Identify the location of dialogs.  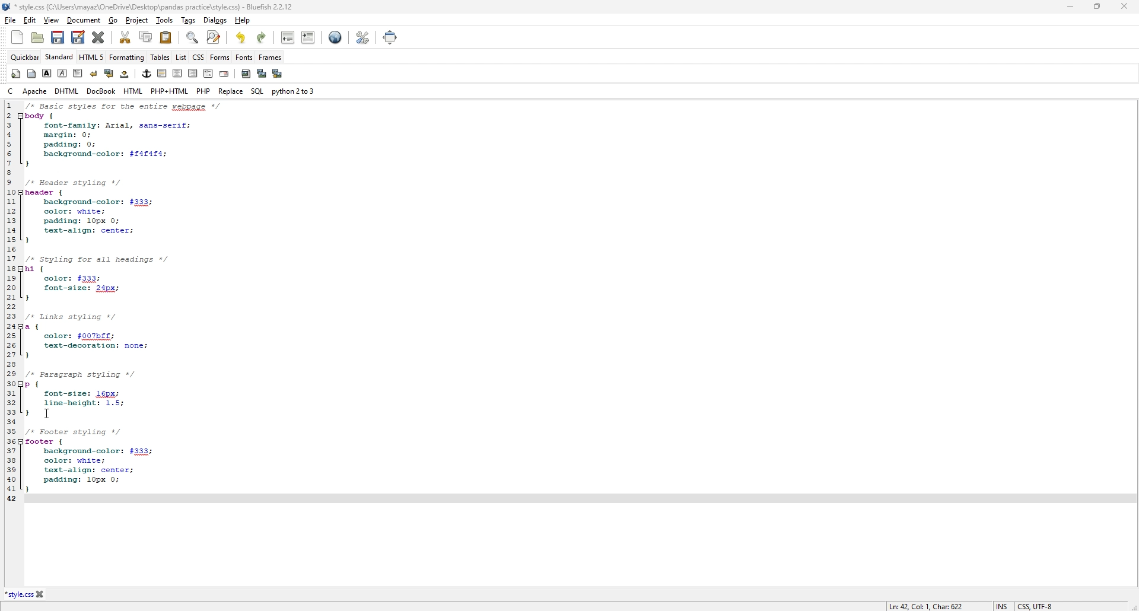
(215, 20).